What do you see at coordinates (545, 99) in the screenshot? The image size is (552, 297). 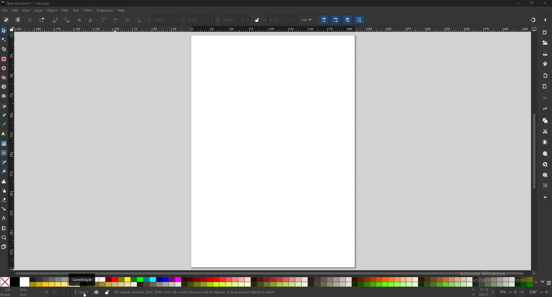 I see `undo` at bounding box center [545, 99].